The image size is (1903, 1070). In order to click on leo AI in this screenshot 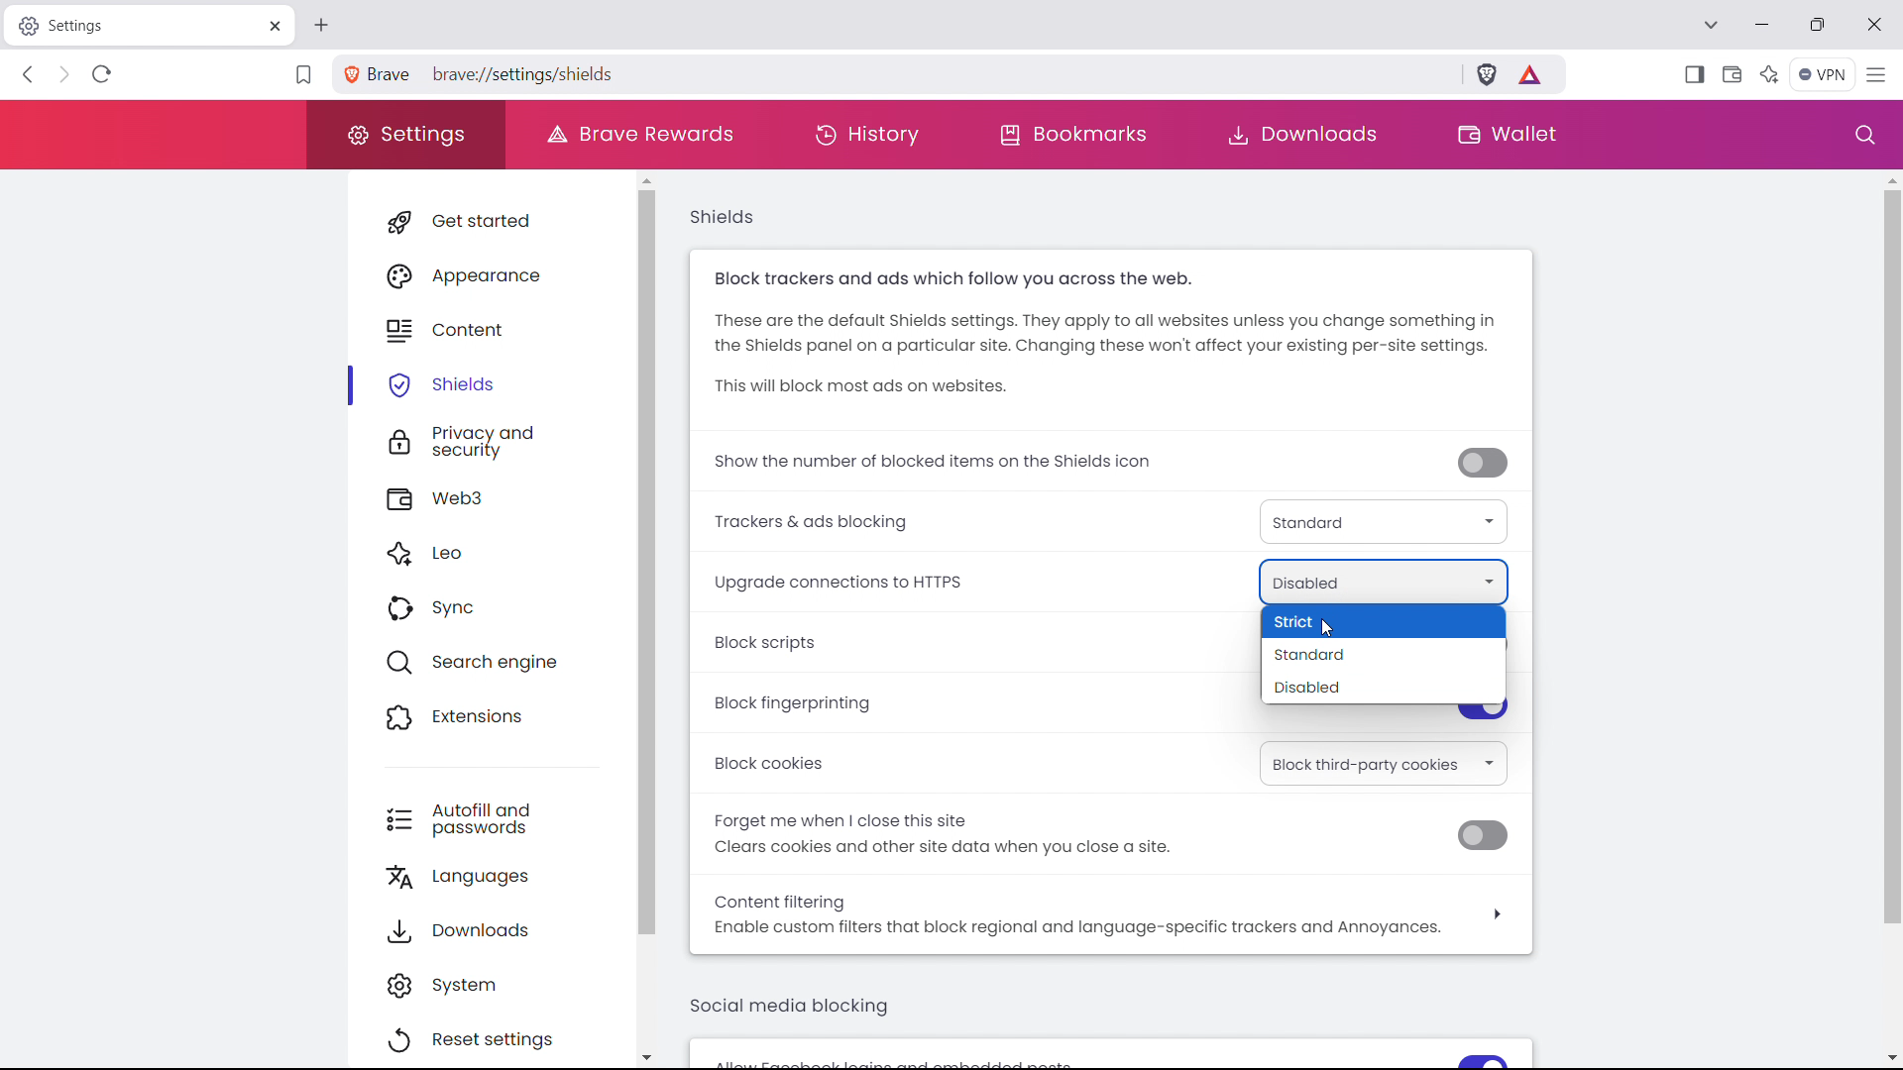, I will do `click(1769, 74)`.